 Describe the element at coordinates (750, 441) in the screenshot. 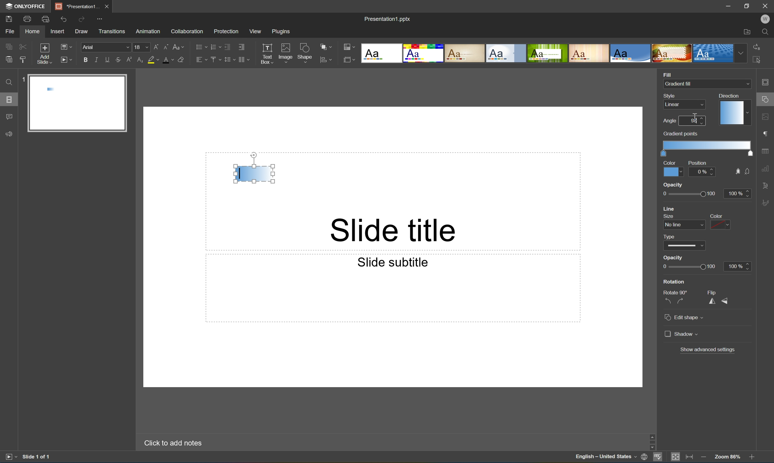

I see `Scroll Bar` at that location.